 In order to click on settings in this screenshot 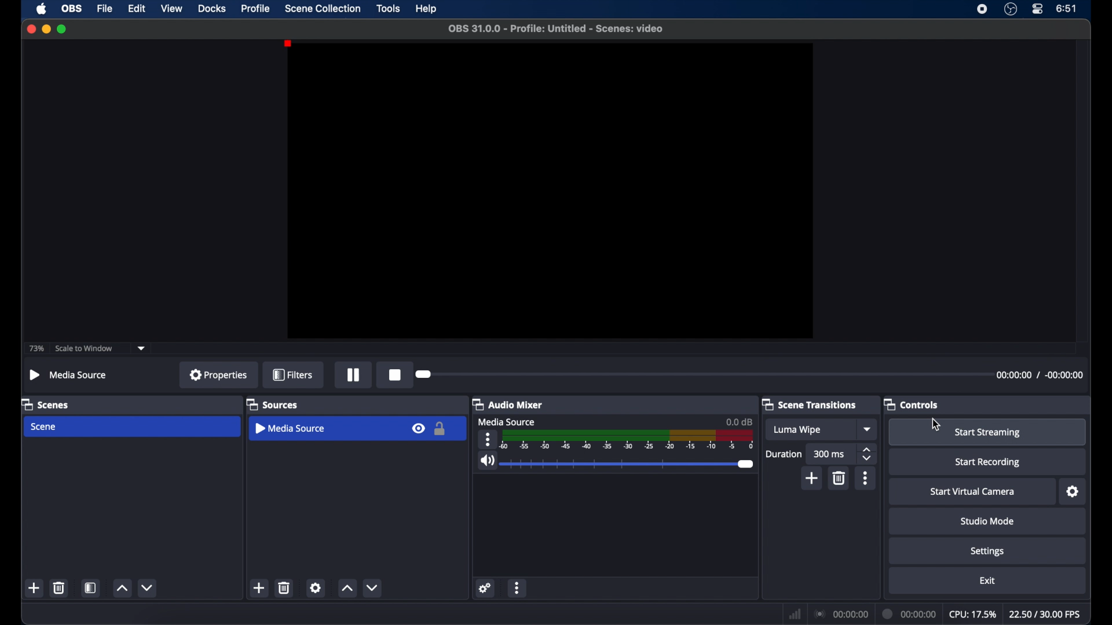, I will do `click(484, 589)`.